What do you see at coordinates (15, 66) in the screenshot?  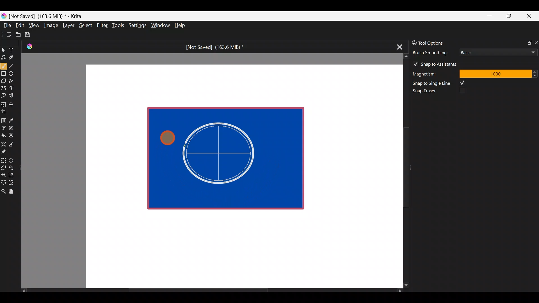 I see `Line tool` at bounding box center [15, 66].